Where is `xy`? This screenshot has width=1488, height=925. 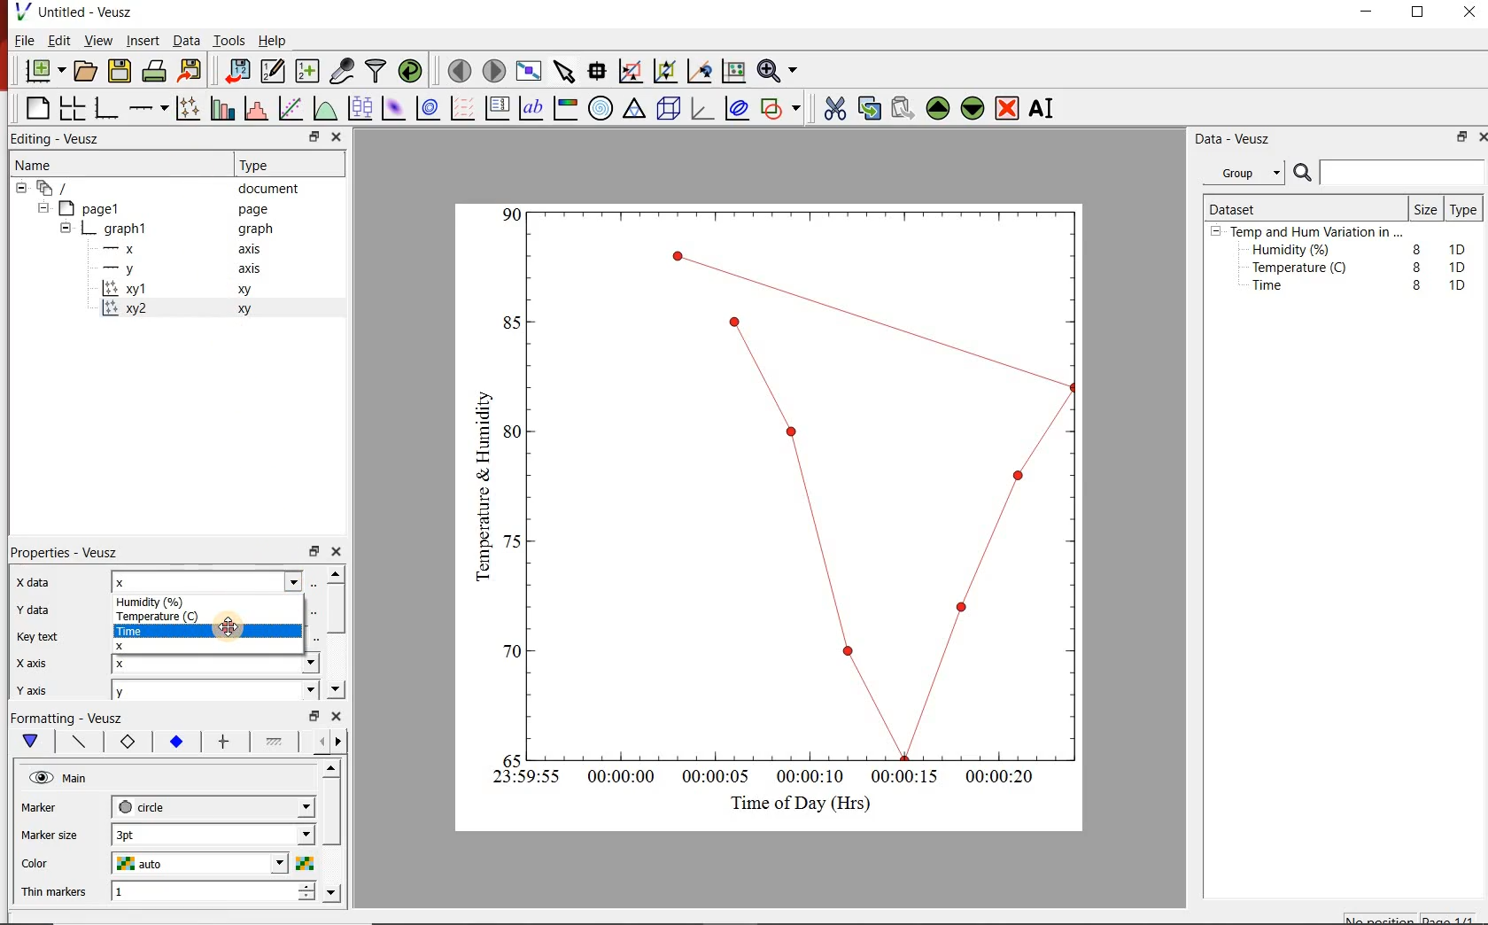 xy is located at coordinates (248, 292).